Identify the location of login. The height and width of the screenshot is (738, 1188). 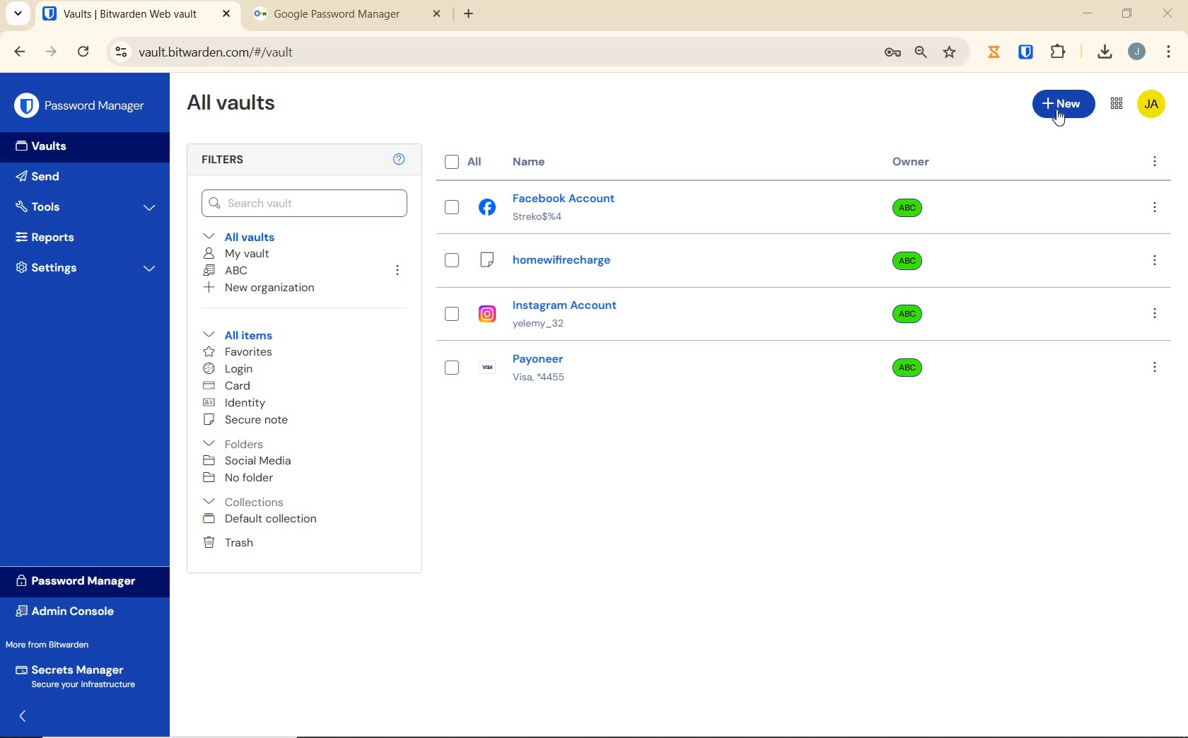
(228, 370).